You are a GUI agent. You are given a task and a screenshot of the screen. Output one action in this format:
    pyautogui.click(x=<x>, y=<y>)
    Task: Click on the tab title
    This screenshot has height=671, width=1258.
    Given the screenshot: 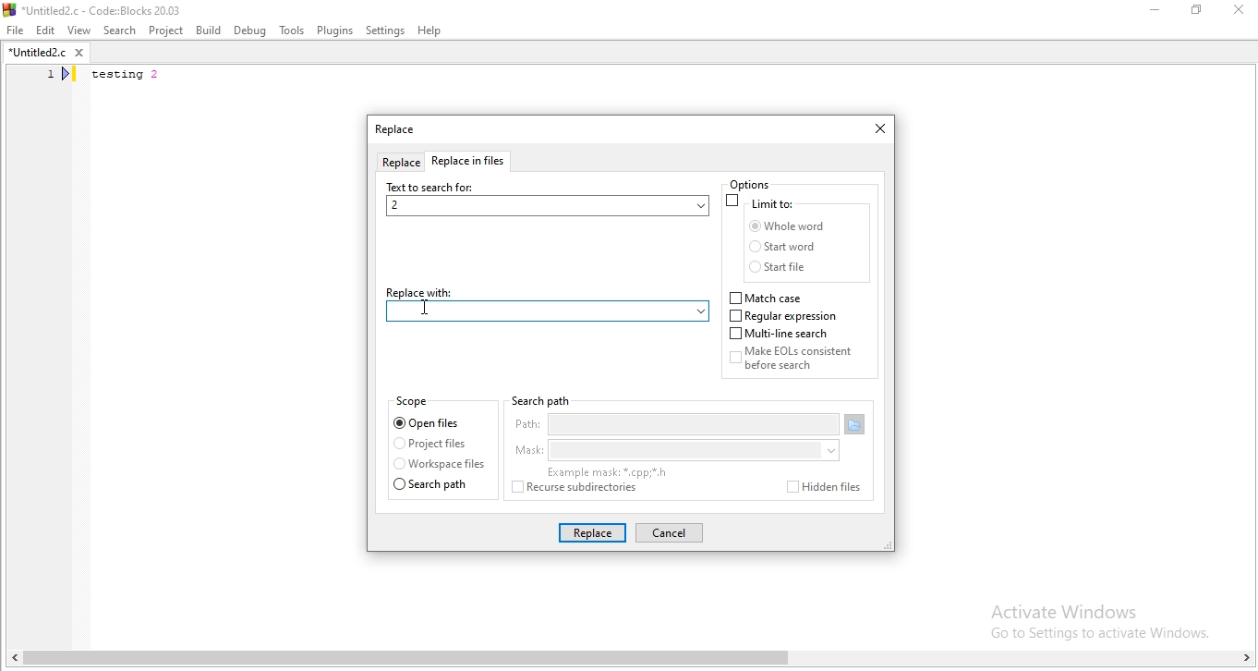 What is the action you would take?
    pyautogui.click(x=395, y=131)
    